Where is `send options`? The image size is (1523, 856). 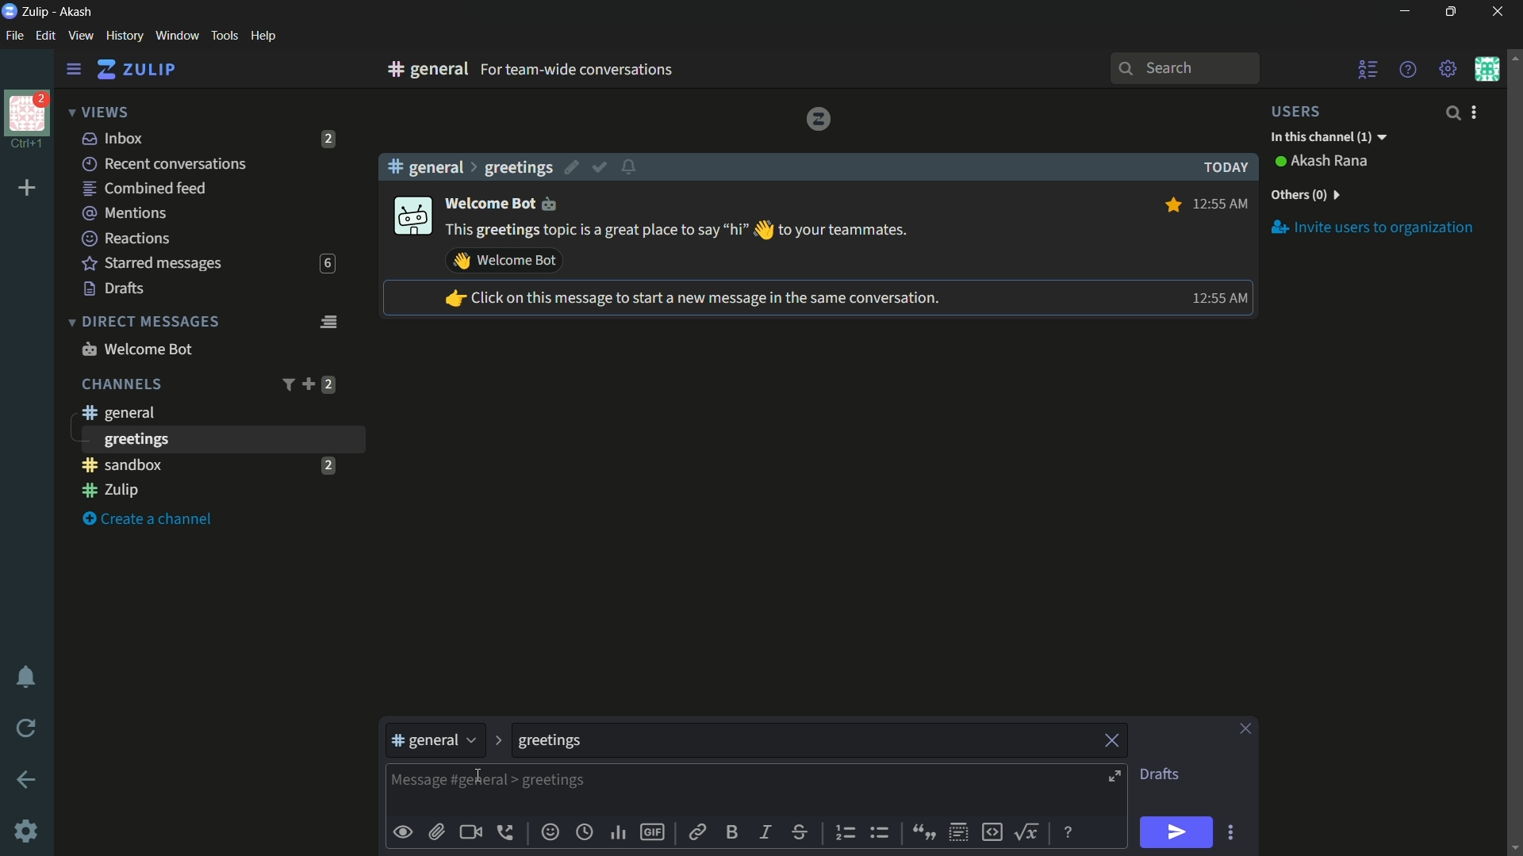 send options is located at coordinates (1230, 833).